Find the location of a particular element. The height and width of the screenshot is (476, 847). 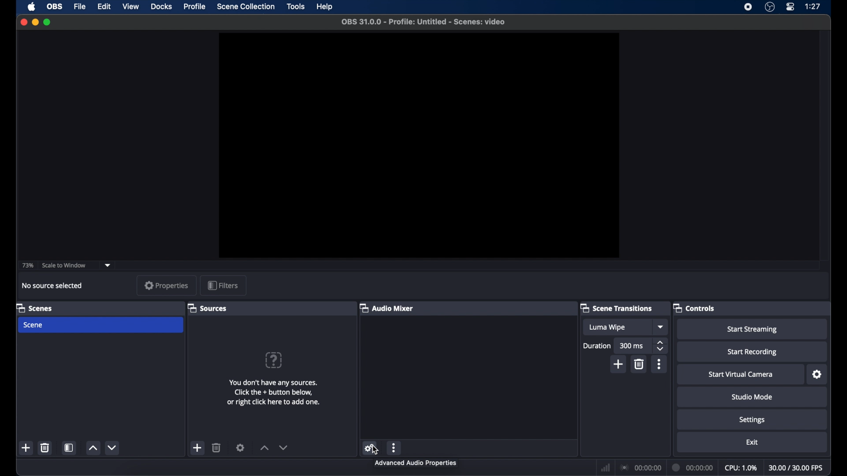

file is located at coordinates (80, 7).